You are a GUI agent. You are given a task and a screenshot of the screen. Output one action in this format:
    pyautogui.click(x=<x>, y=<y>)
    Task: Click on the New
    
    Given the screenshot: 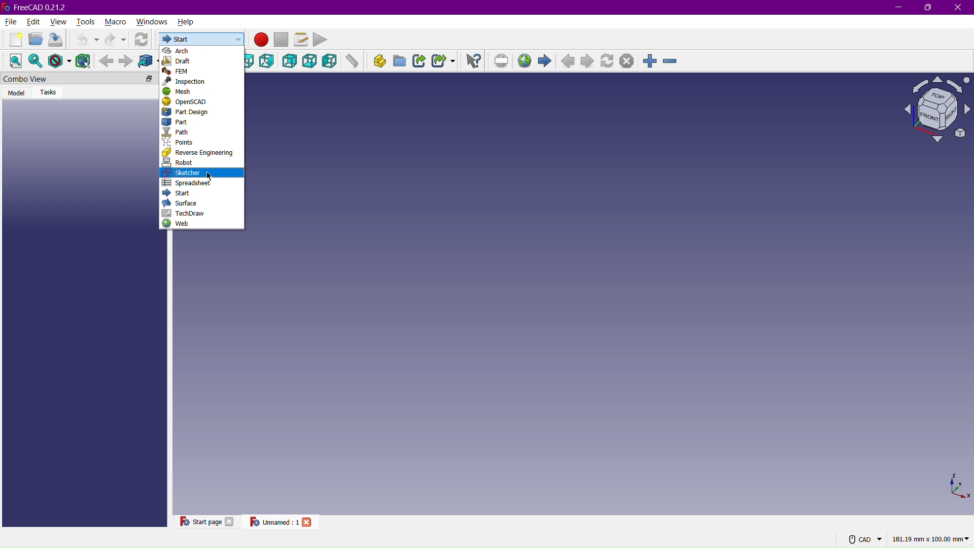 What is the action you would take?
    pyautogui.click(x=14, y=39)
    